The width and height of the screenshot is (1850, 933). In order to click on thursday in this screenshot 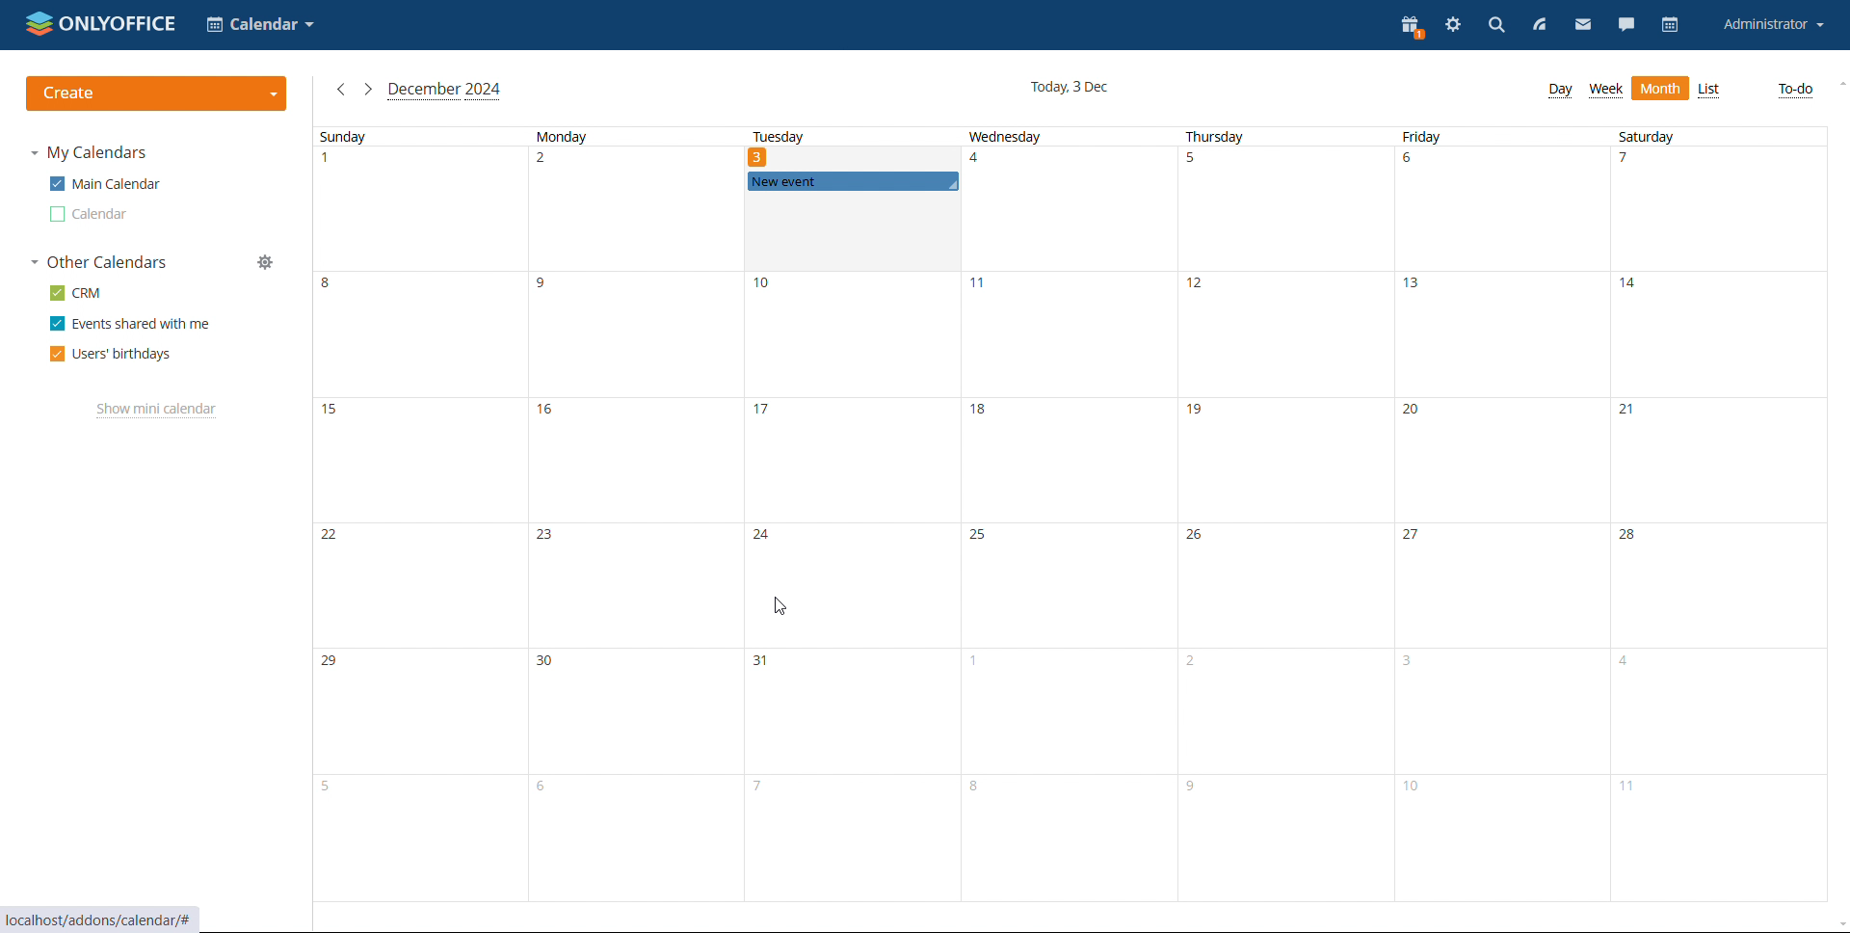, I will do `click(1233, 137)`.